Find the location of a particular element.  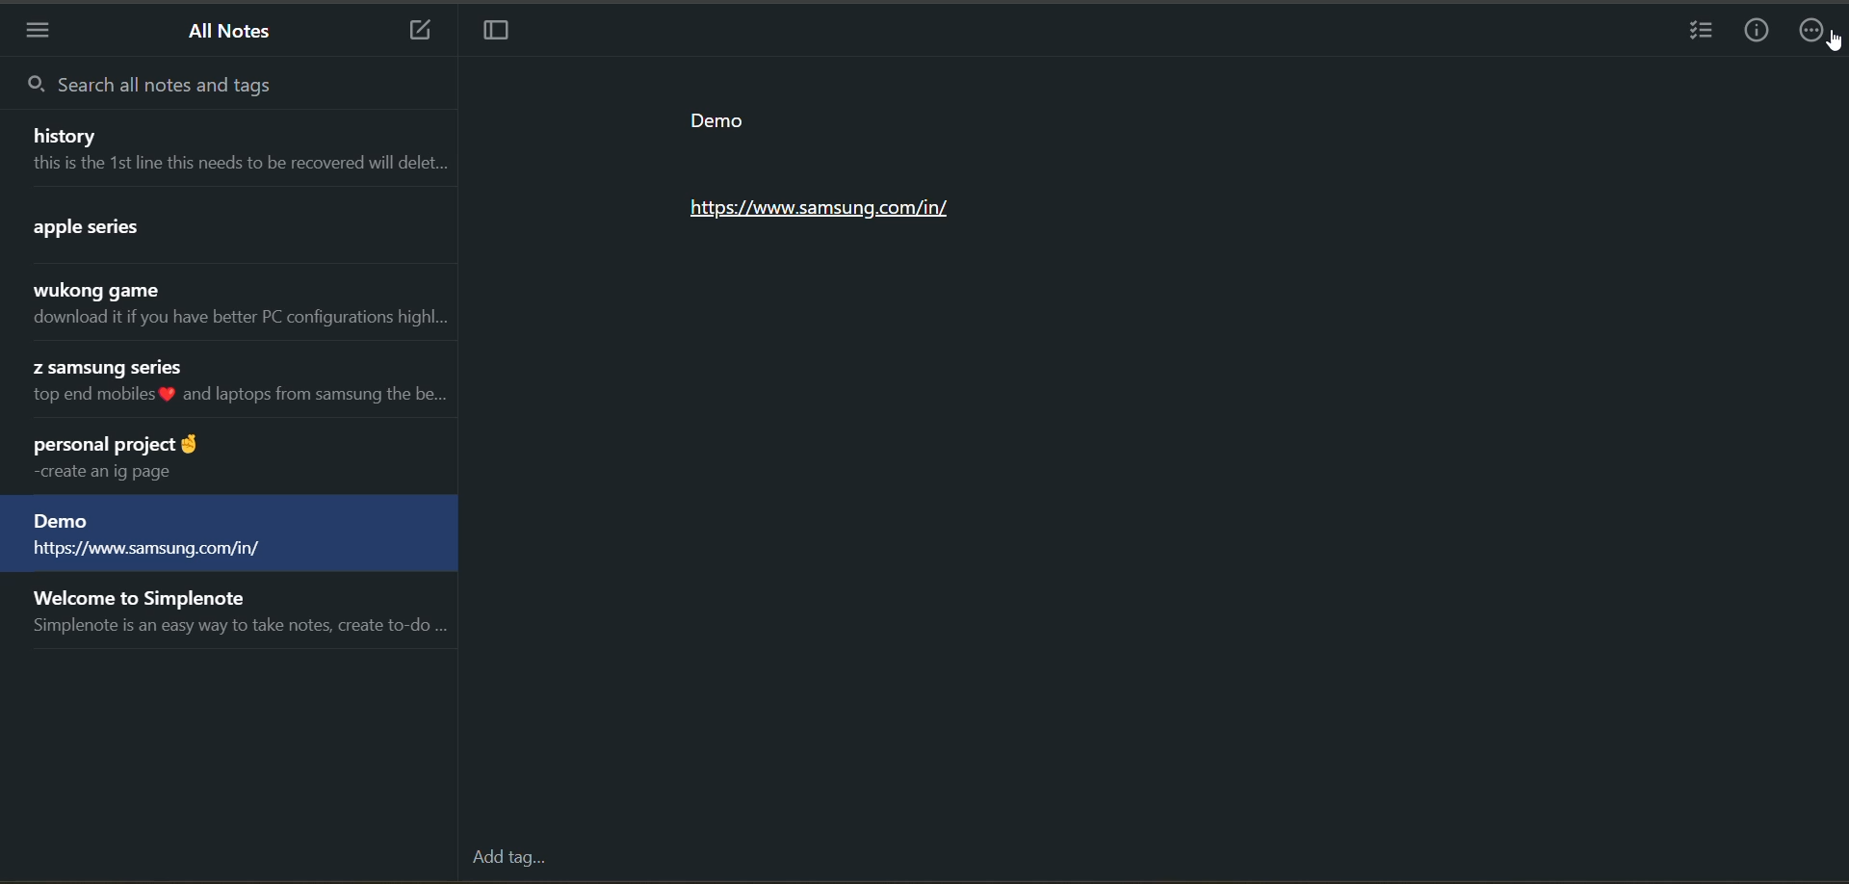

new note is located at coordinates (410, 29).